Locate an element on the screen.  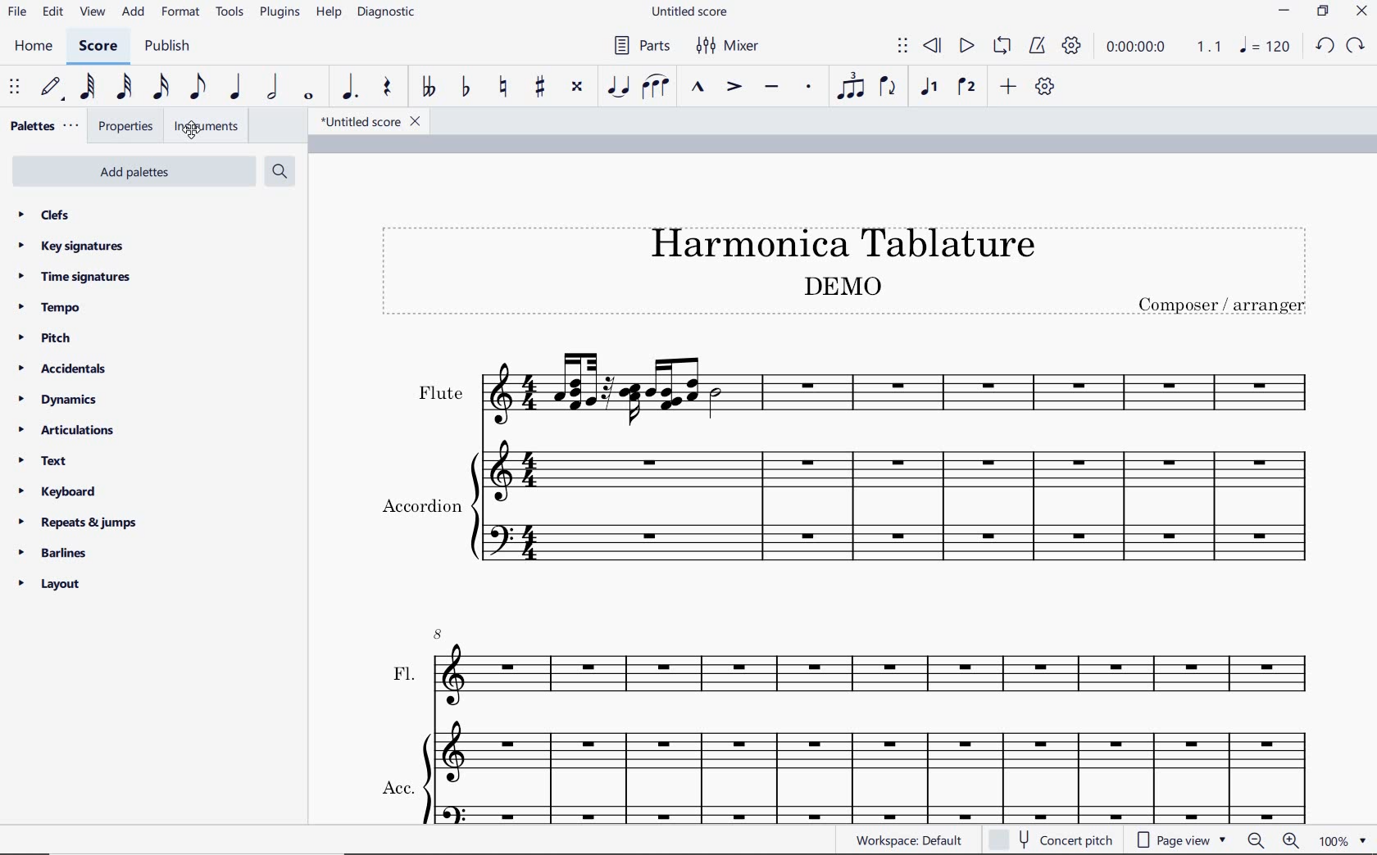
MIXER is located at coordinates (726, 47).